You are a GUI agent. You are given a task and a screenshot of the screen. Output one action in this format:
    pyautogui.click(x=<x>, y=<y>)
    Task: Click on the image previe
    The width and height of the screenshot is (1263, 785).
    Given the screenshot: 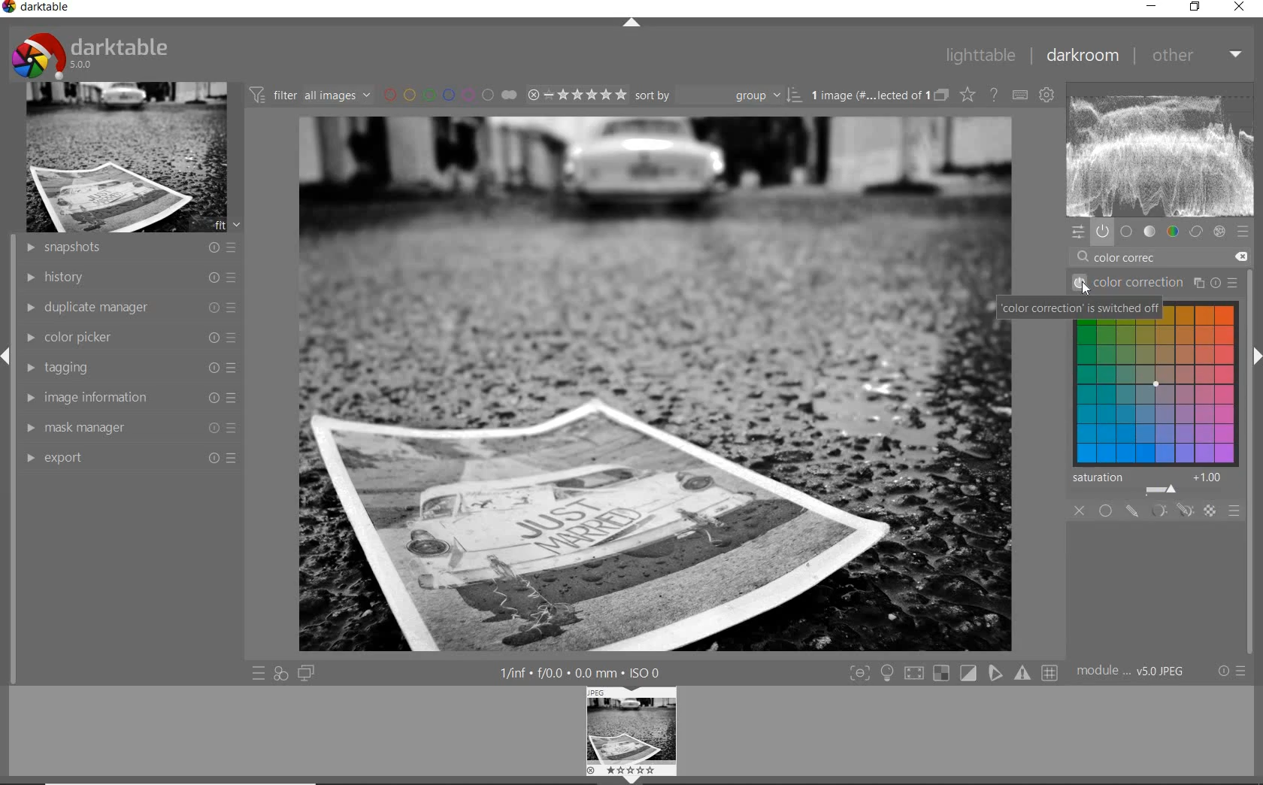 What is the action you would take?
    pyautogui.click(x=632, y=735)
    